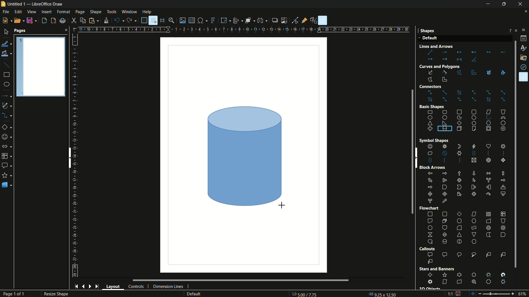 This screenshot has width=529, height=297. I want to click on paste, so click(95, 20).